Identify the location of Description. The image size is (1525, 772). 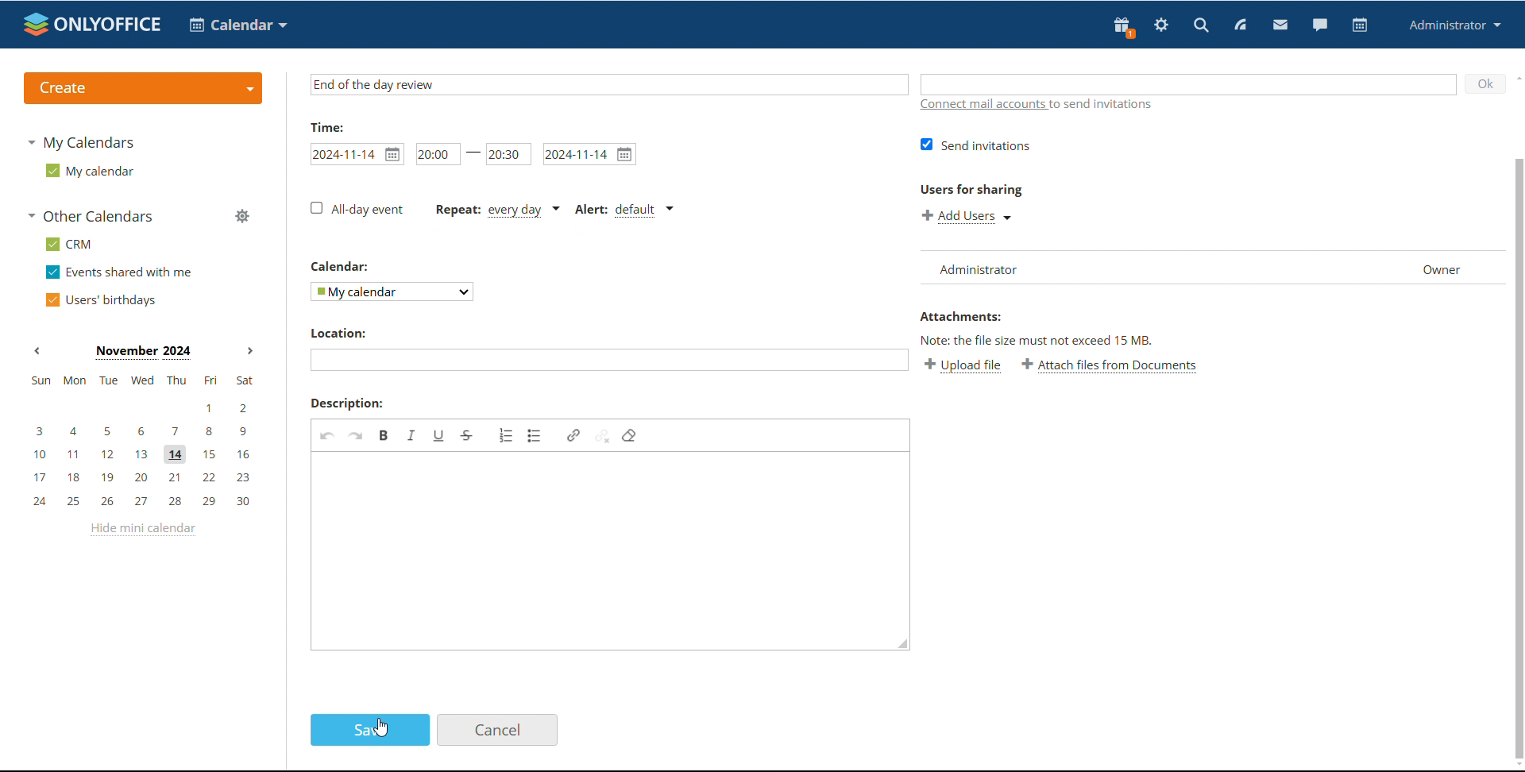
(347, 404).